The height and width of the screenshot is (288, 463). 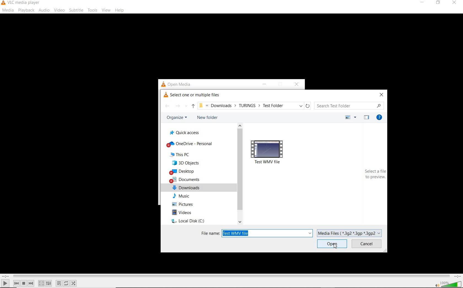 What do you see at coordinates (177, 106) in the screenshot?
I see `forward` at bounding box center [177, 106].